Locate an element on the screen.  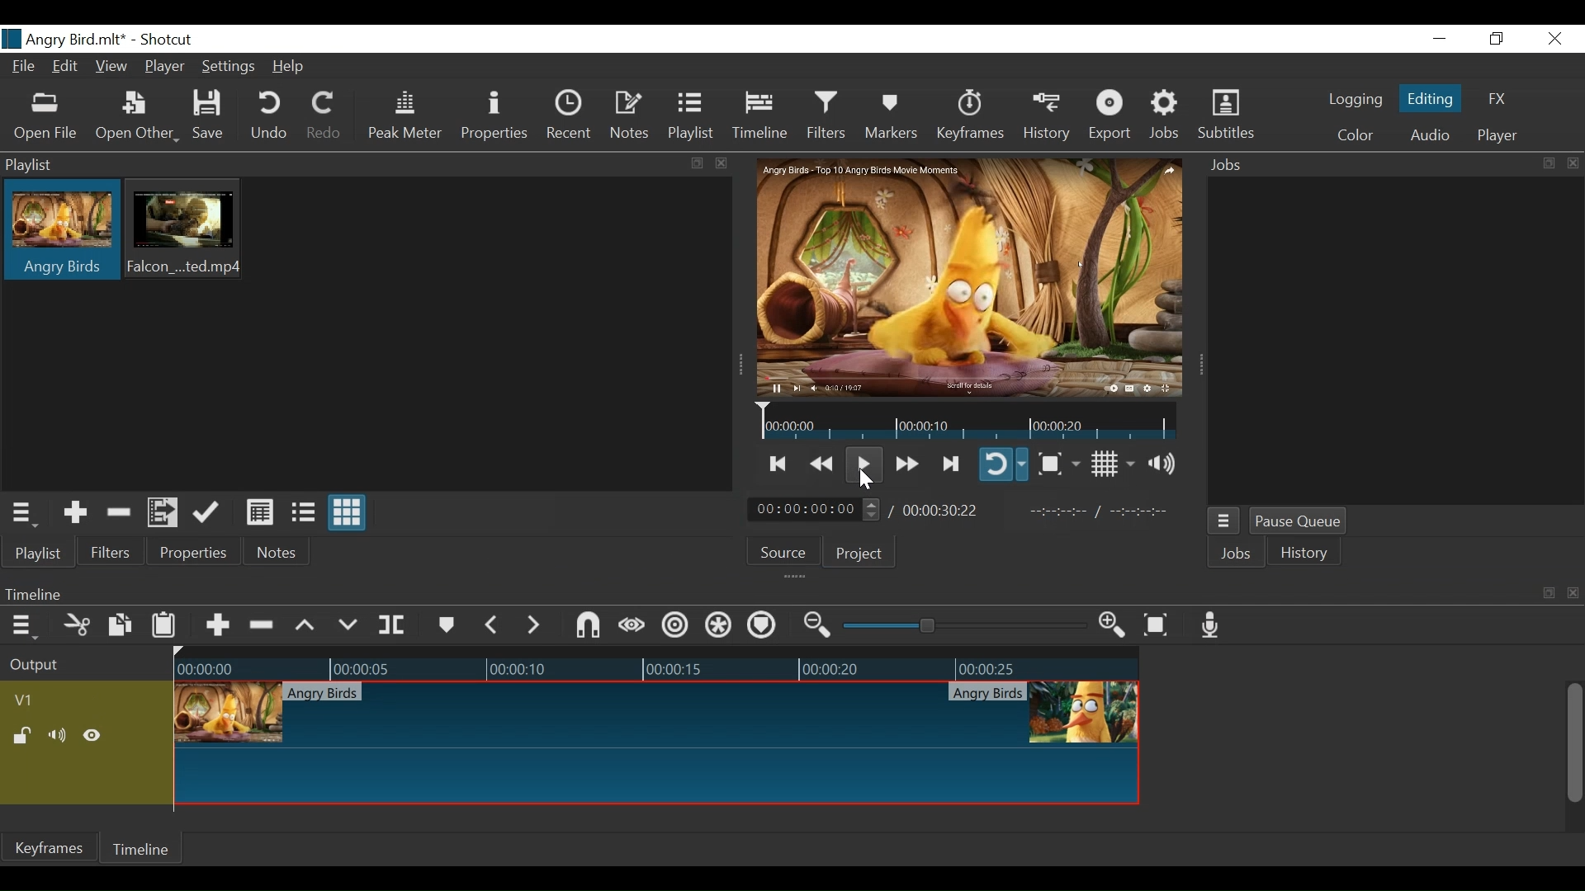
Timeline is located at coordinates (760, 118).